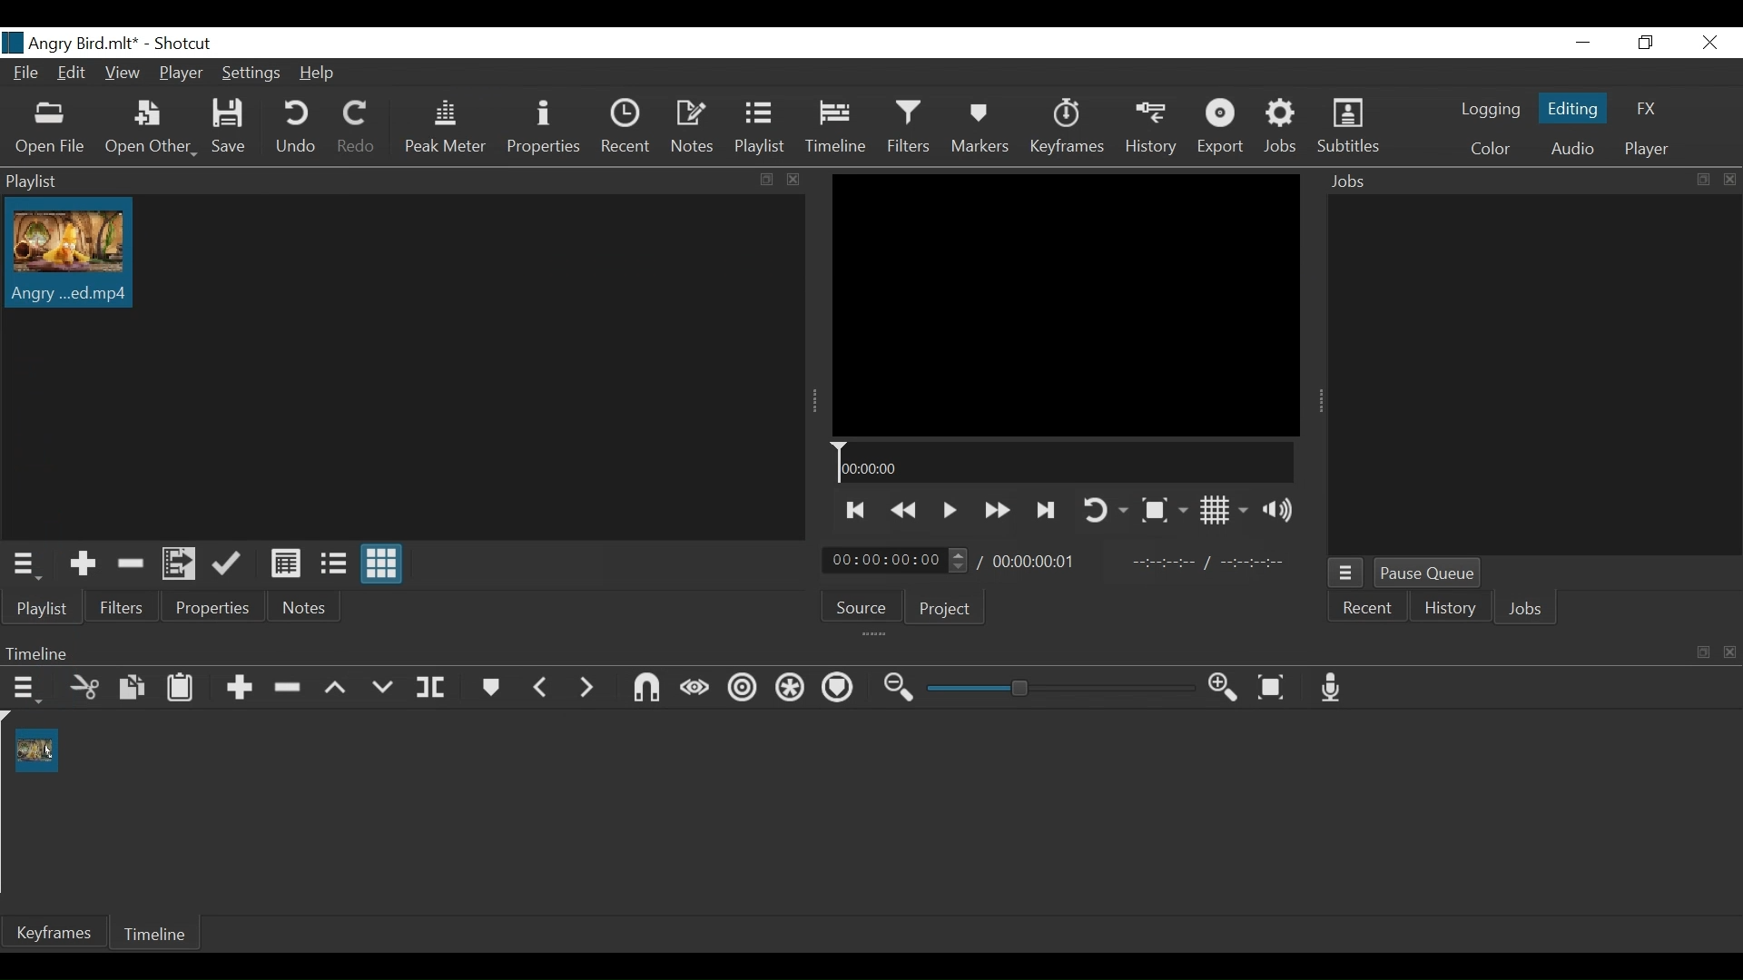 Image resolution: width=1743 pixels, height=980 pixels. Describe the element at coordinates (489, 687) in the screenshot. I see `markers` at that location.